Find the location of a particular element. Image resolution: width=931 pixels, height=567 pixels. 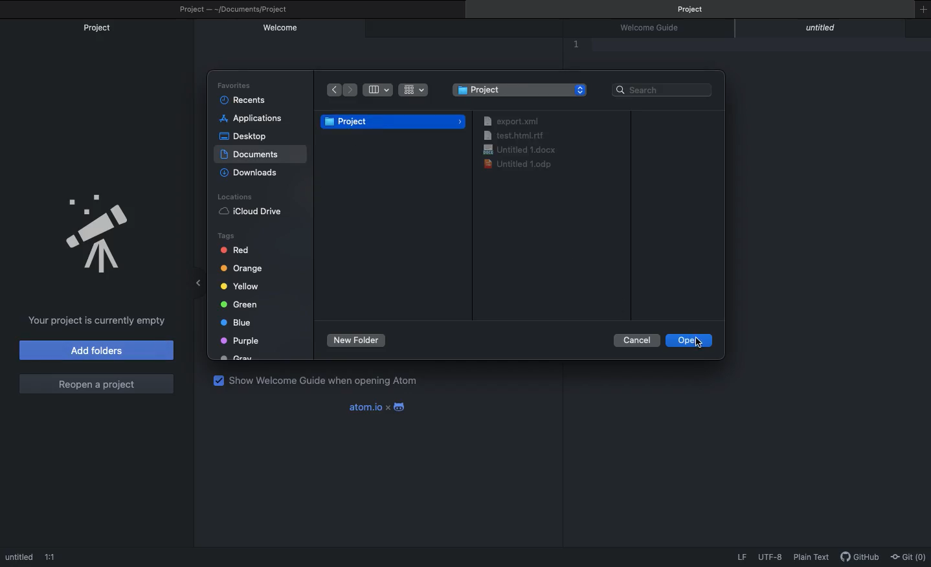

GitHub is located at coordinates (860, 559).